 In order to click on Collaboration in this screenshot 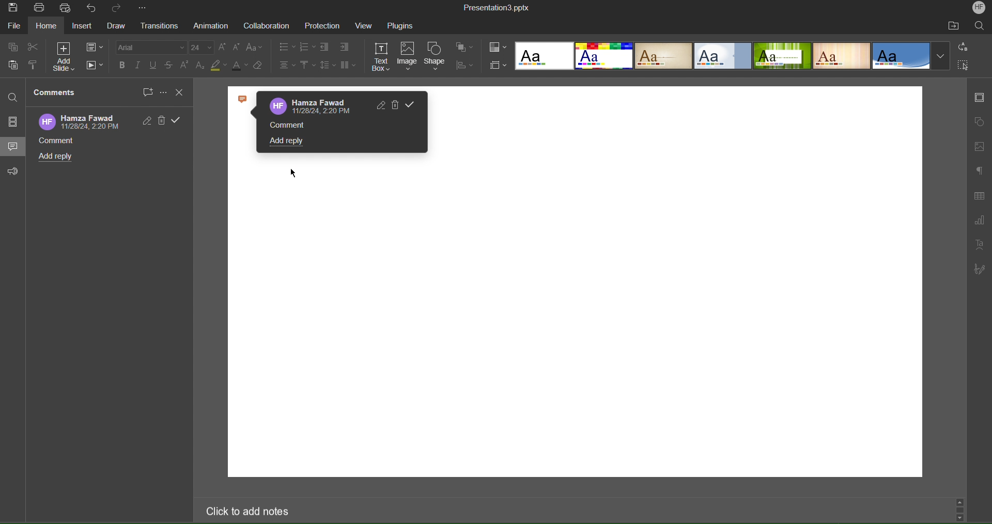, I will do `click(266, 26)`.